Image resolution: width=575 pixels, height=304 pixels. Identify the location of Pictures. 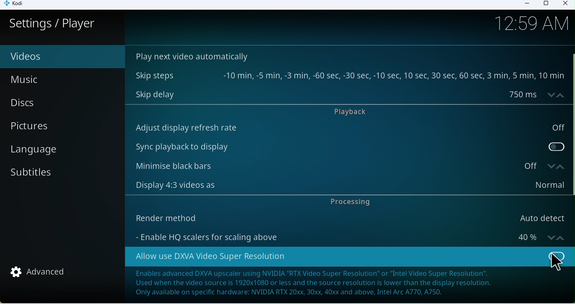
(64, 126).